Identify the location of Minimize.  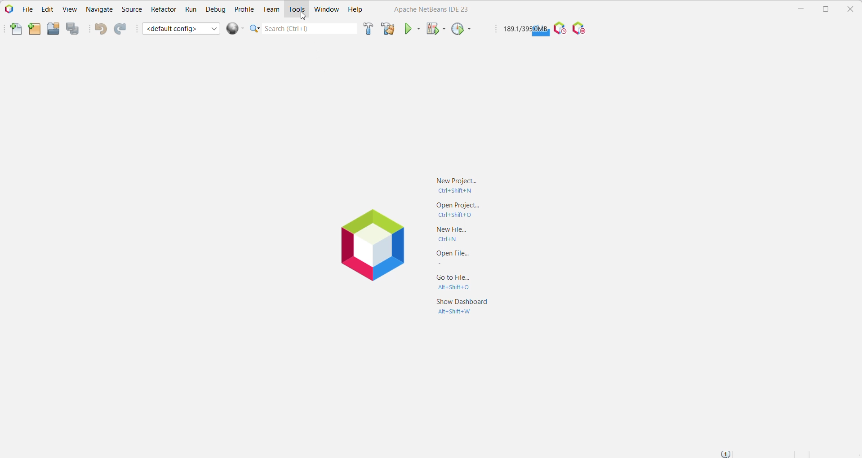
(799, 9).